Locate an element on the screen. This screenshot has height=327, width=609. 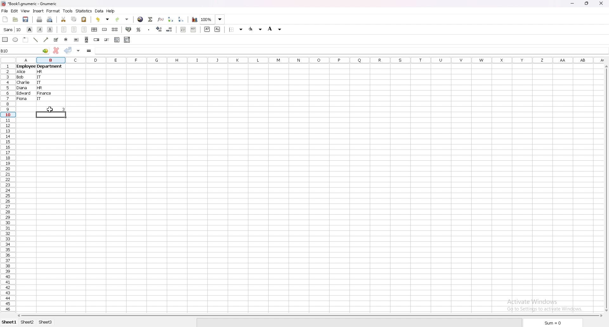
sort descending is located at coordinates (181, 19).